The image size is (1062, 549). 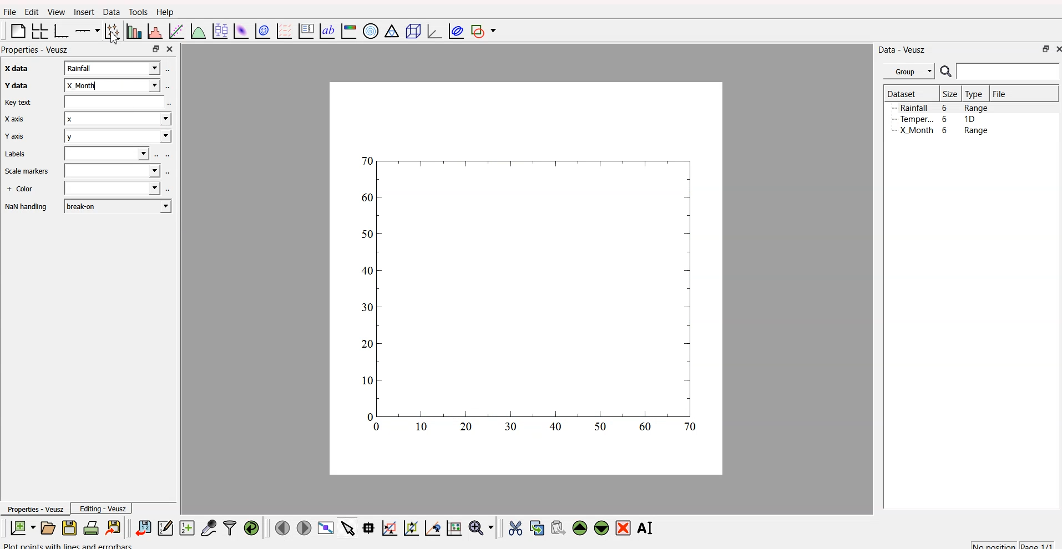 I want to click on Editing - Veusz |, so click(x=104, y=509).